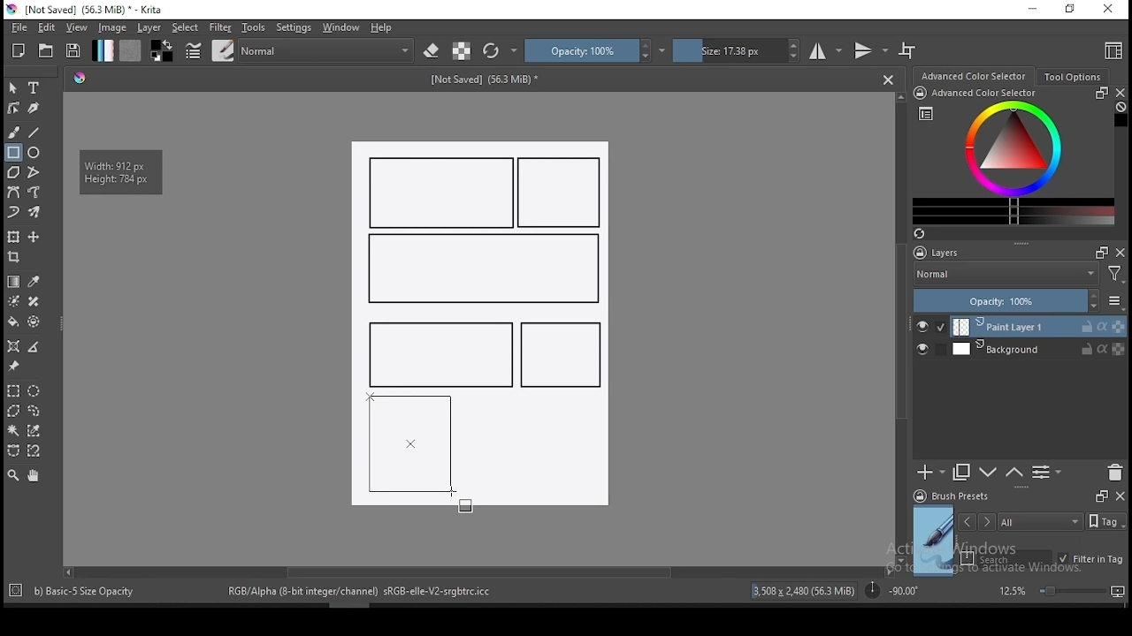 This screenshot has height=636, width=1132. What do you see at coordinates (1097, 252) in the screenshot?
I see `Frames` at bounding box center [1097, 252].